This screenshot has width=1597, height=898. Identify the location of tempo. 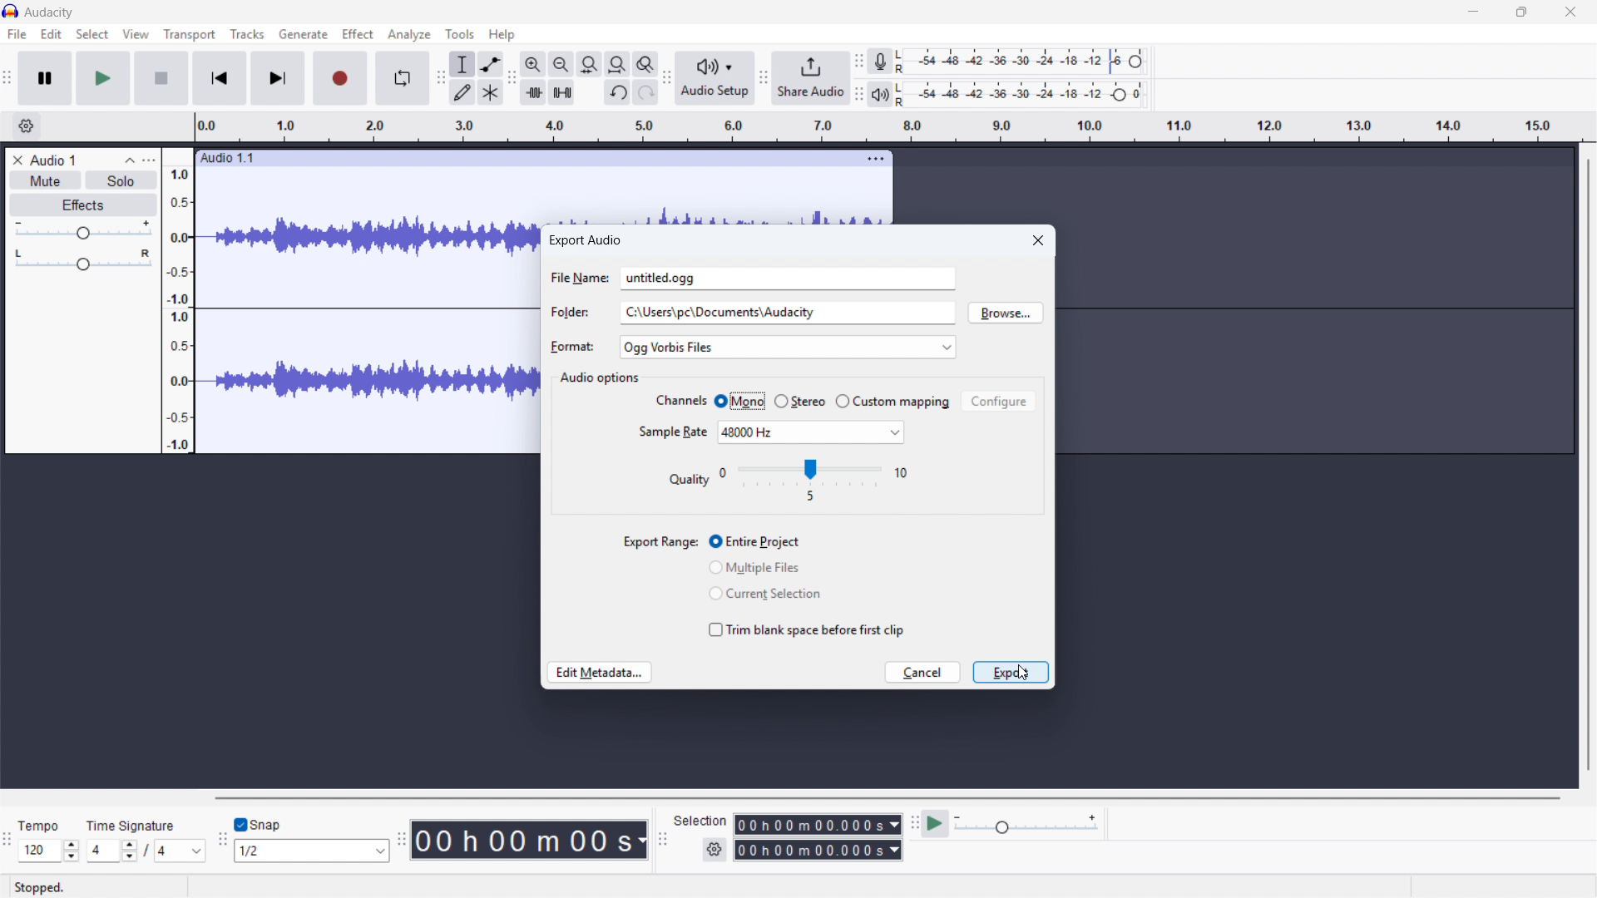
(43, 826).